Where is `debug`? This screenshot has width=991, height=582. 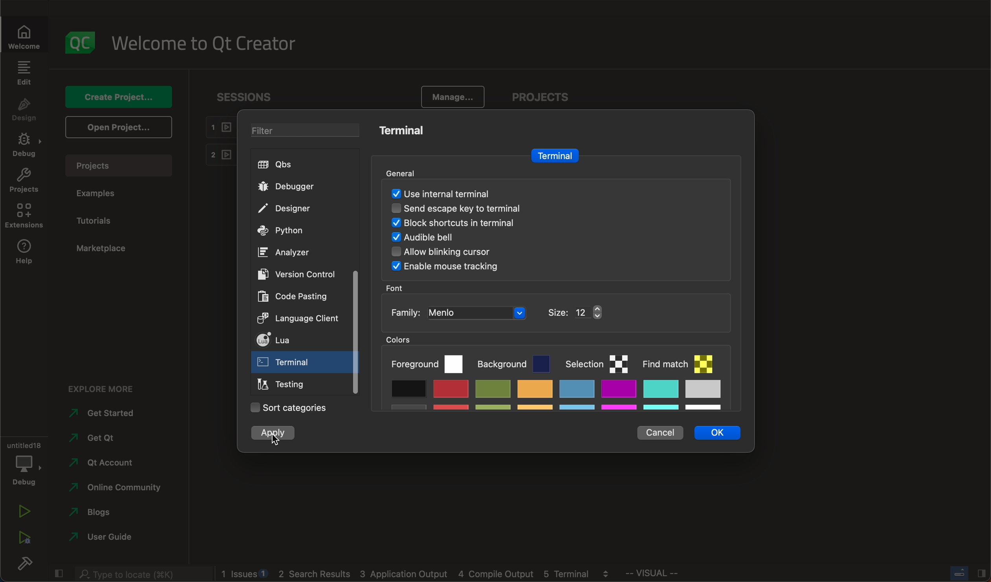 debug is located at coordinates (24, 146).